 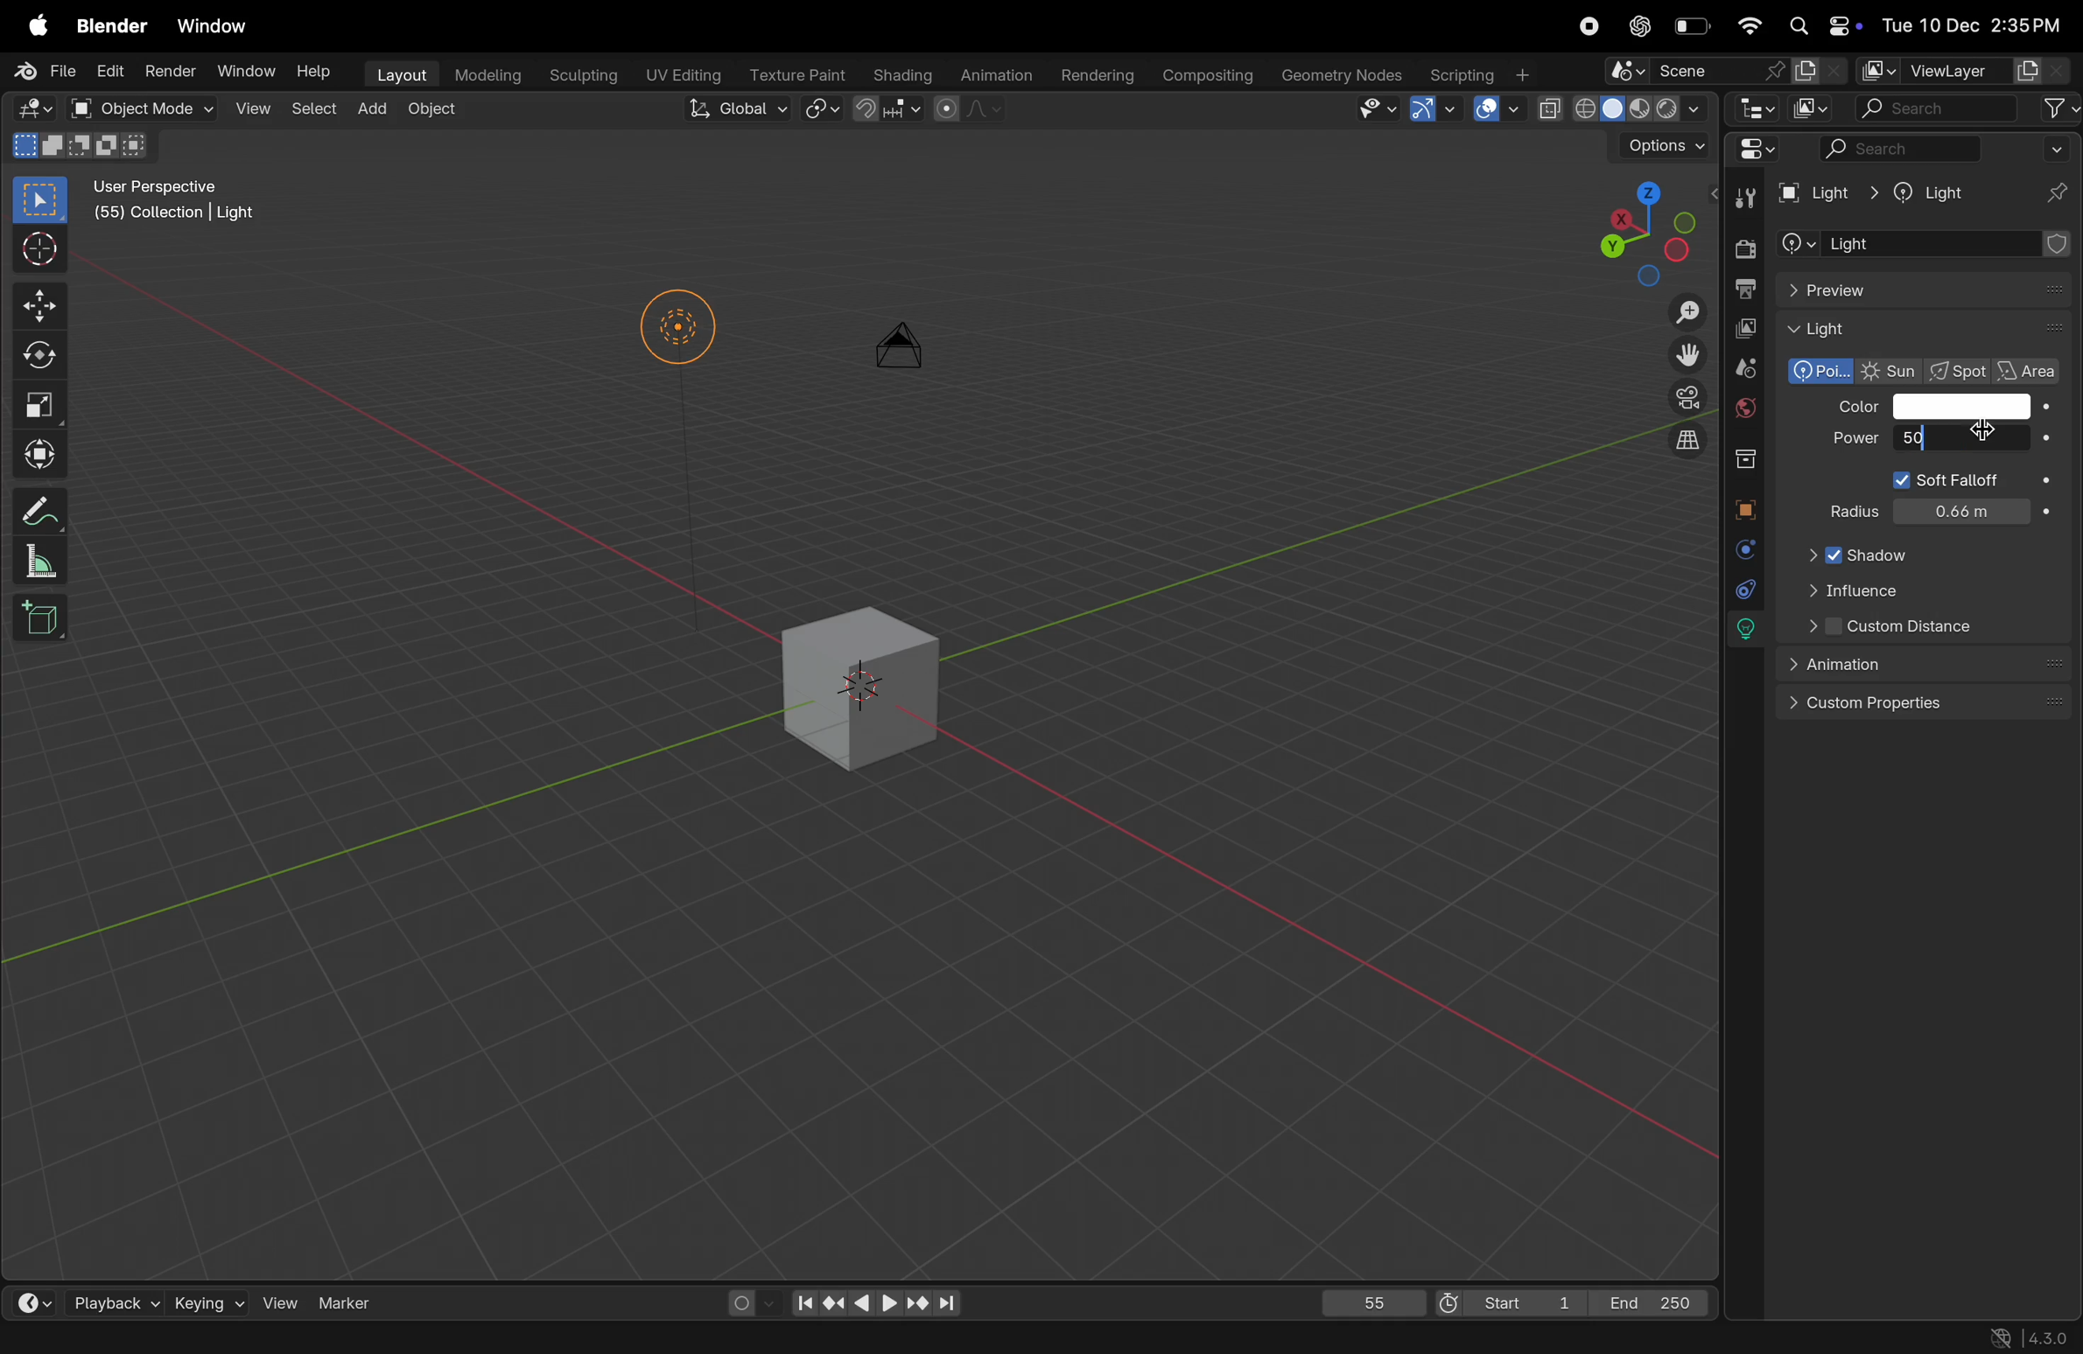 I want to click on Shadow, so click(x=1888, y=553).